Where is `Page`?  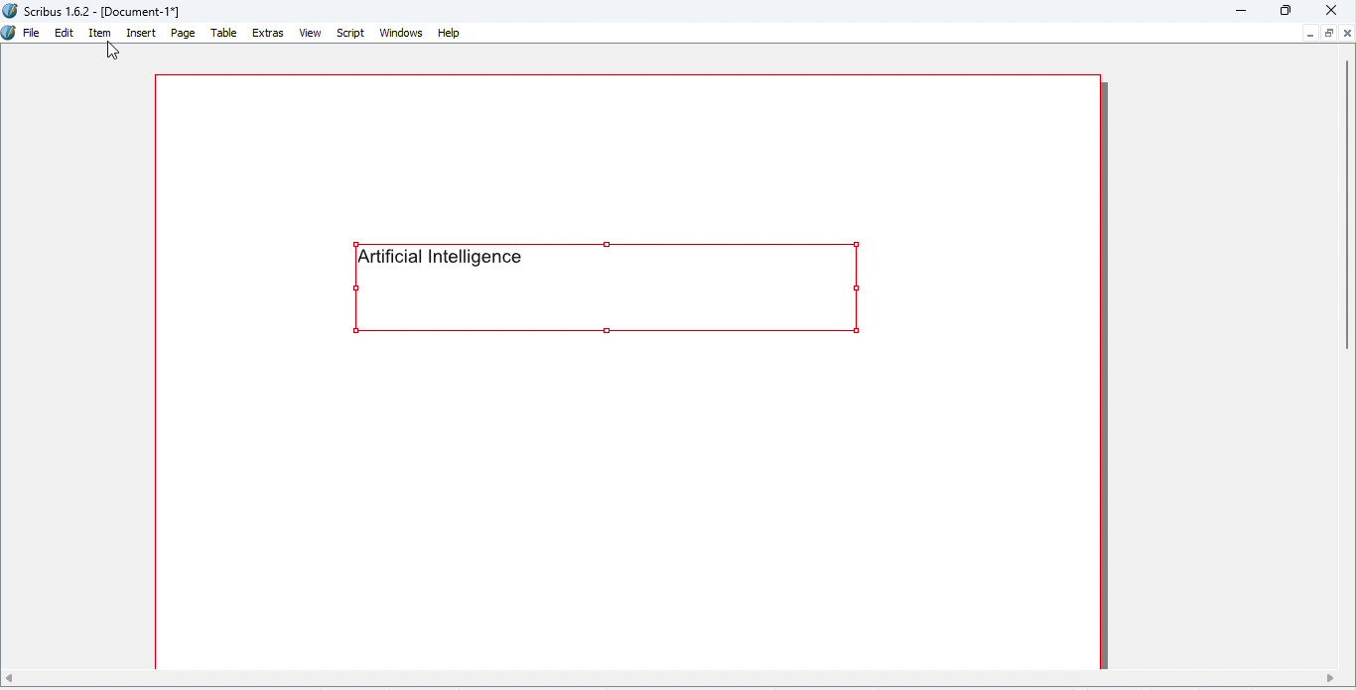
Page is located at coordinates (187, 34).